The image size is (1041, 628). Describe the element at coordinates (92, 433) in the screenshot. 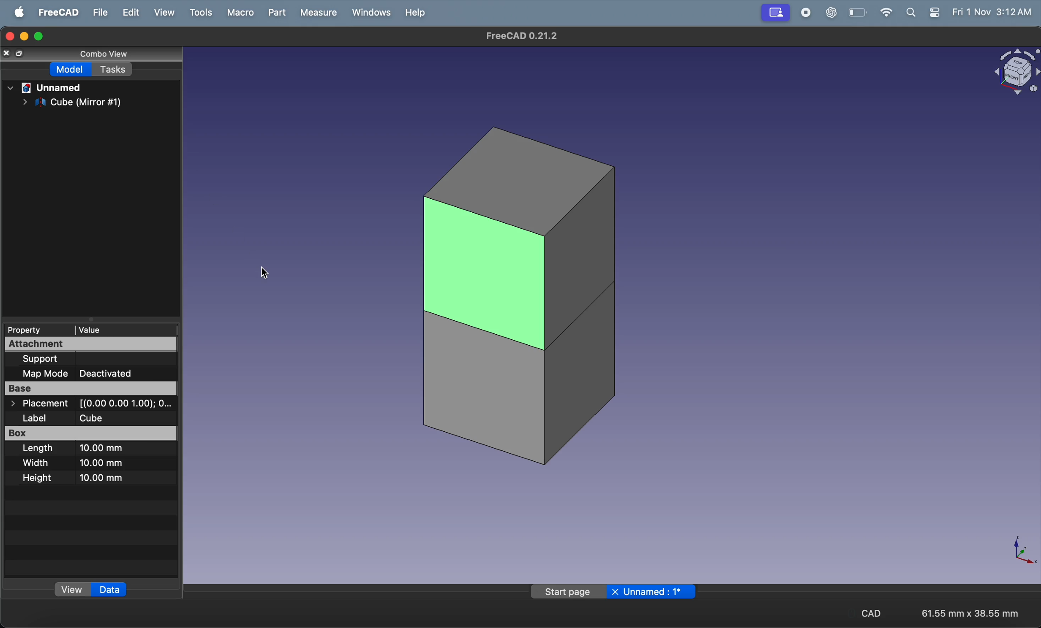

I see `Box` at that location.